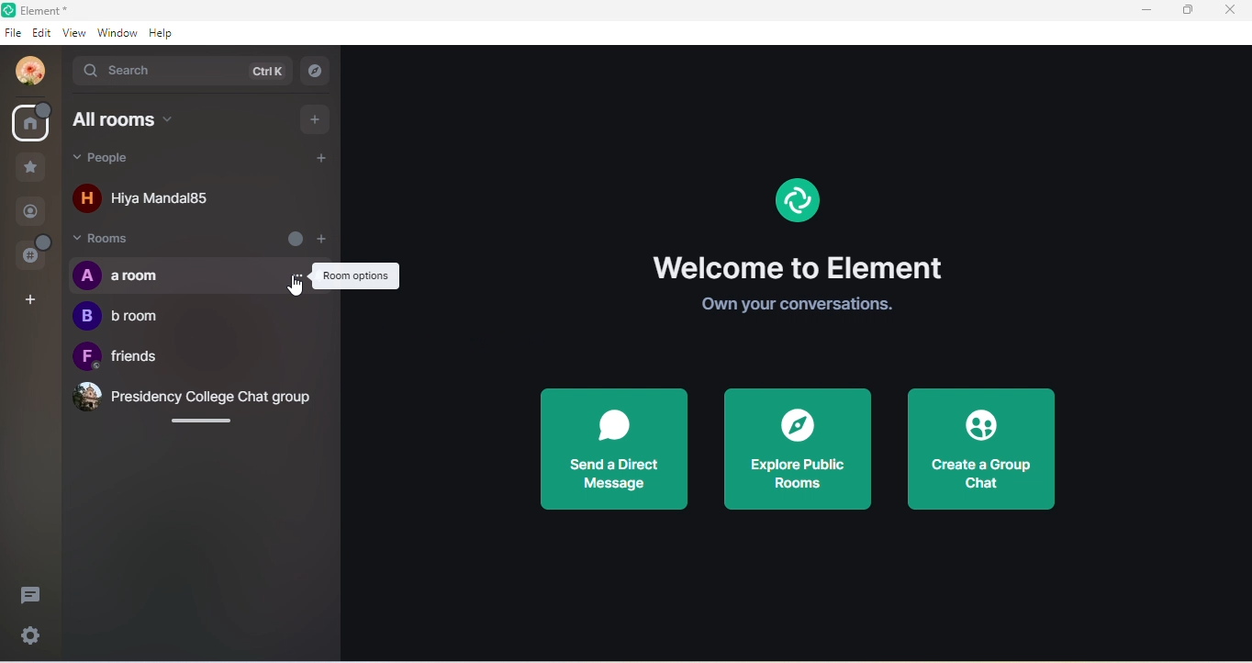  What do you see at coordinates (299, 285) in the screenshot?
I see `cursor` at bounding box center [299, 285].